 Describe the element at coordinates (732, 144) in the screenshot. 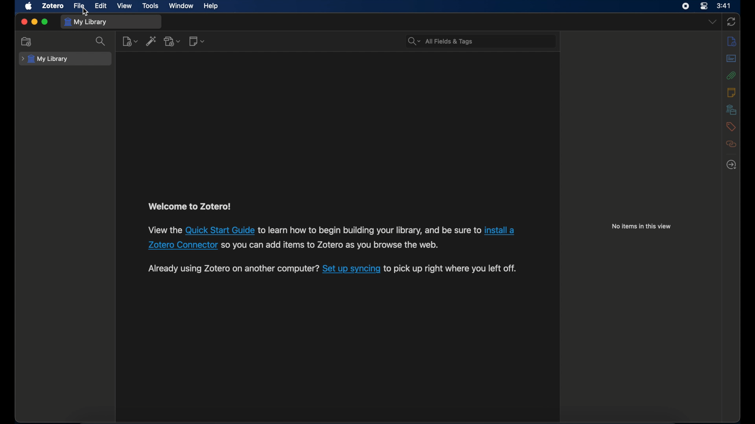

I see `related` at that location.